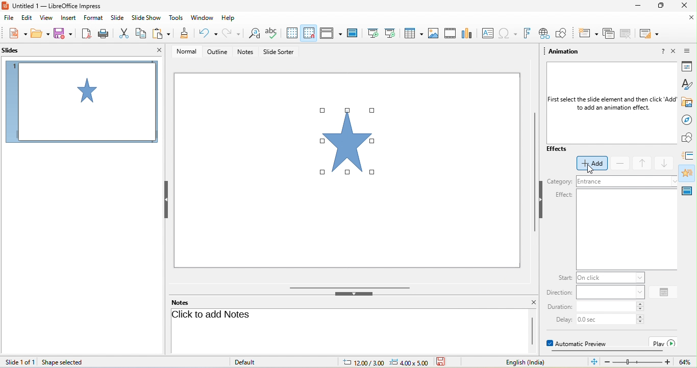  Describe the element at coordinates (627, 181) in the screenshot. I see `input category.(current category entrance)` at that location.